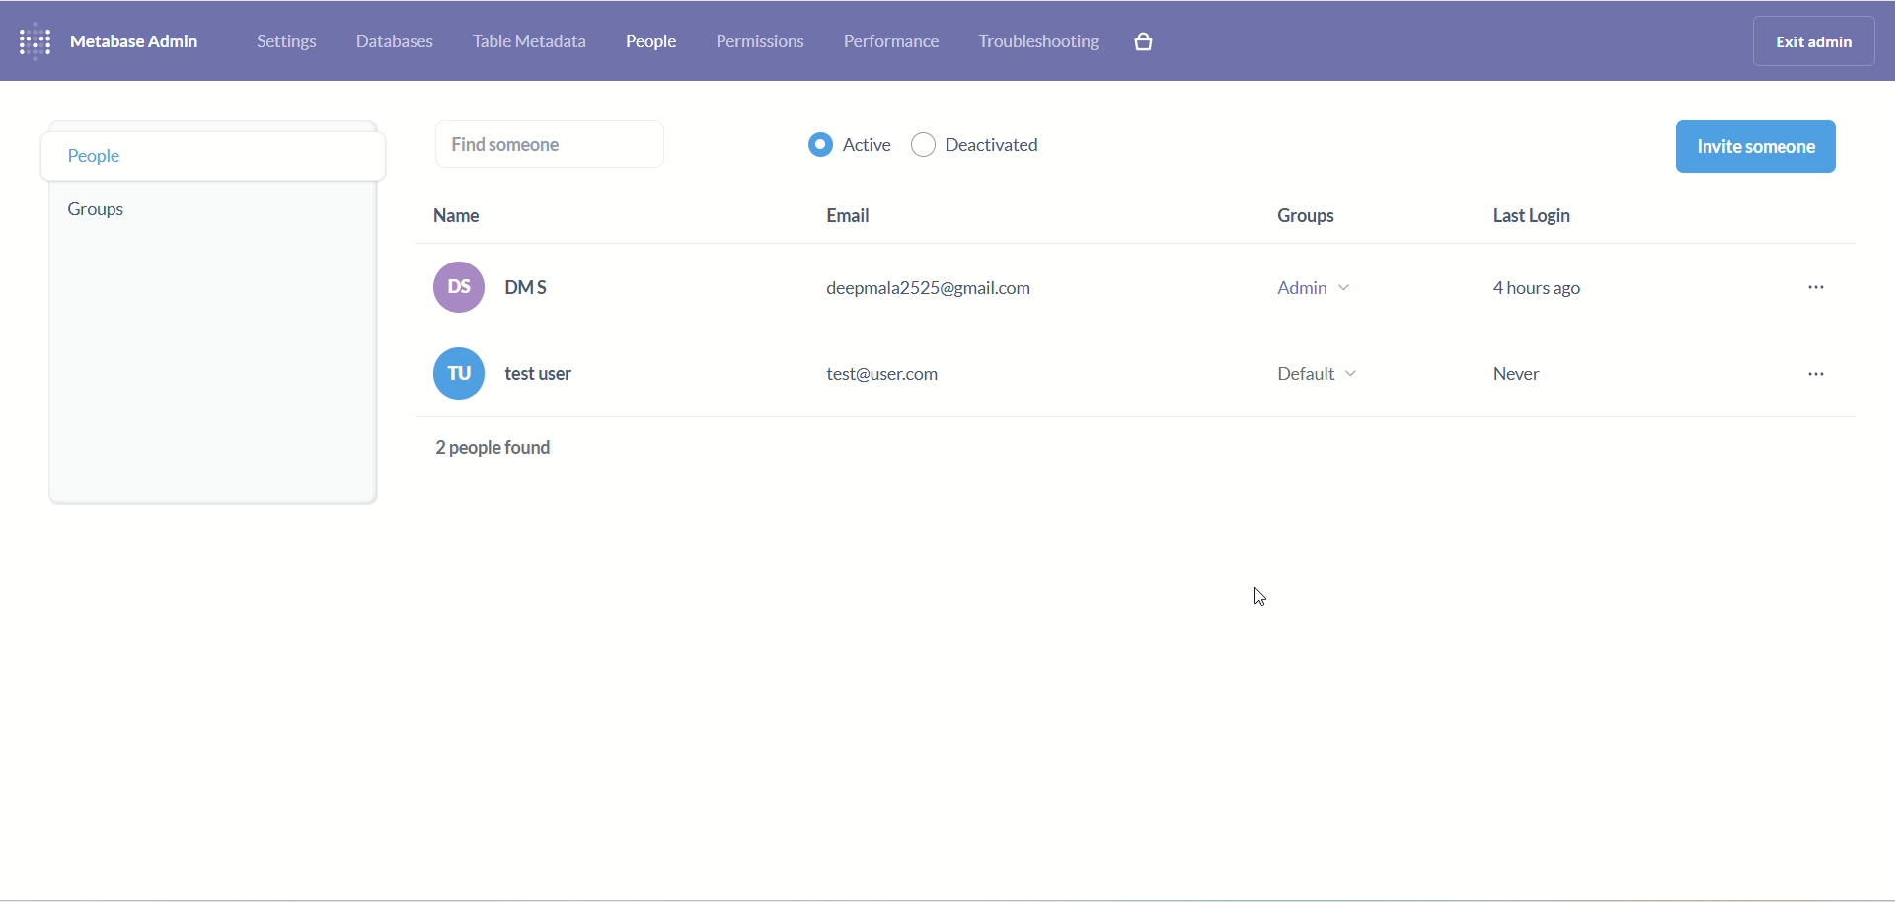 Image resolution: width=1895 pixels, height=902 pixels. I want to click on permissions, so click(766, 43).